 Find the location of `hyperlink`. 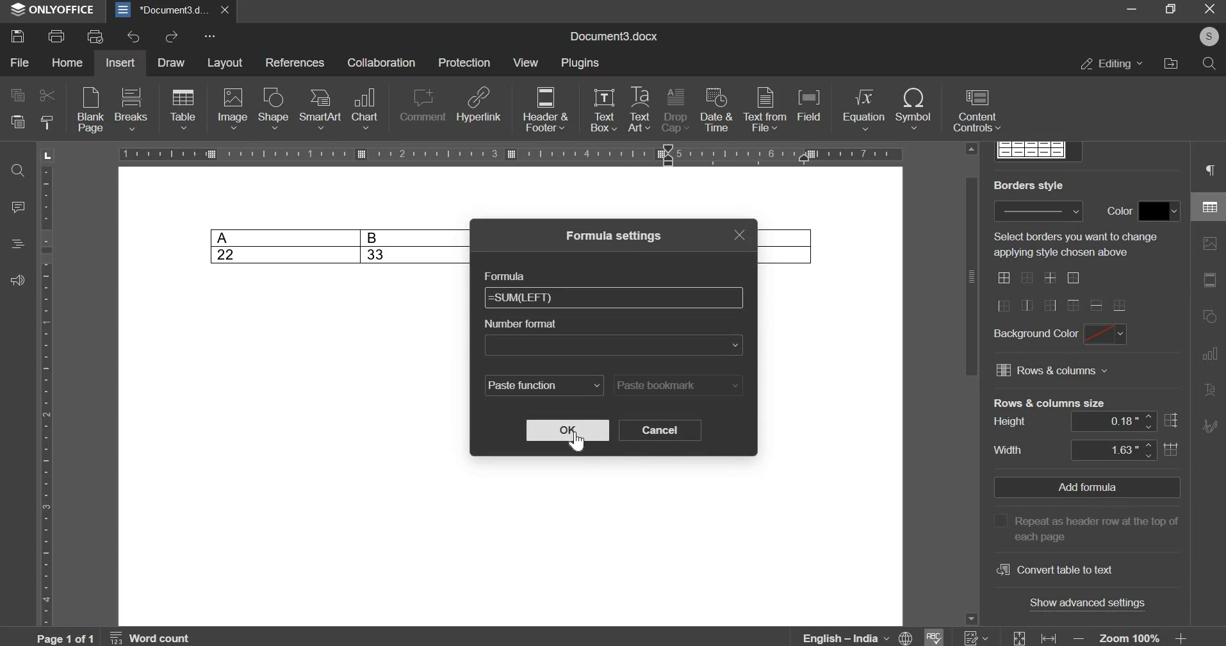

hyperlink is located at coordinates (478, 104).